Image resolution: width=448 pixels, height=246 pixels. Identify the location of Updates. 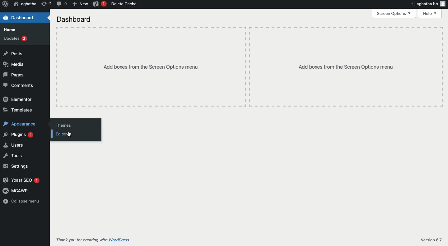
(15, 38).